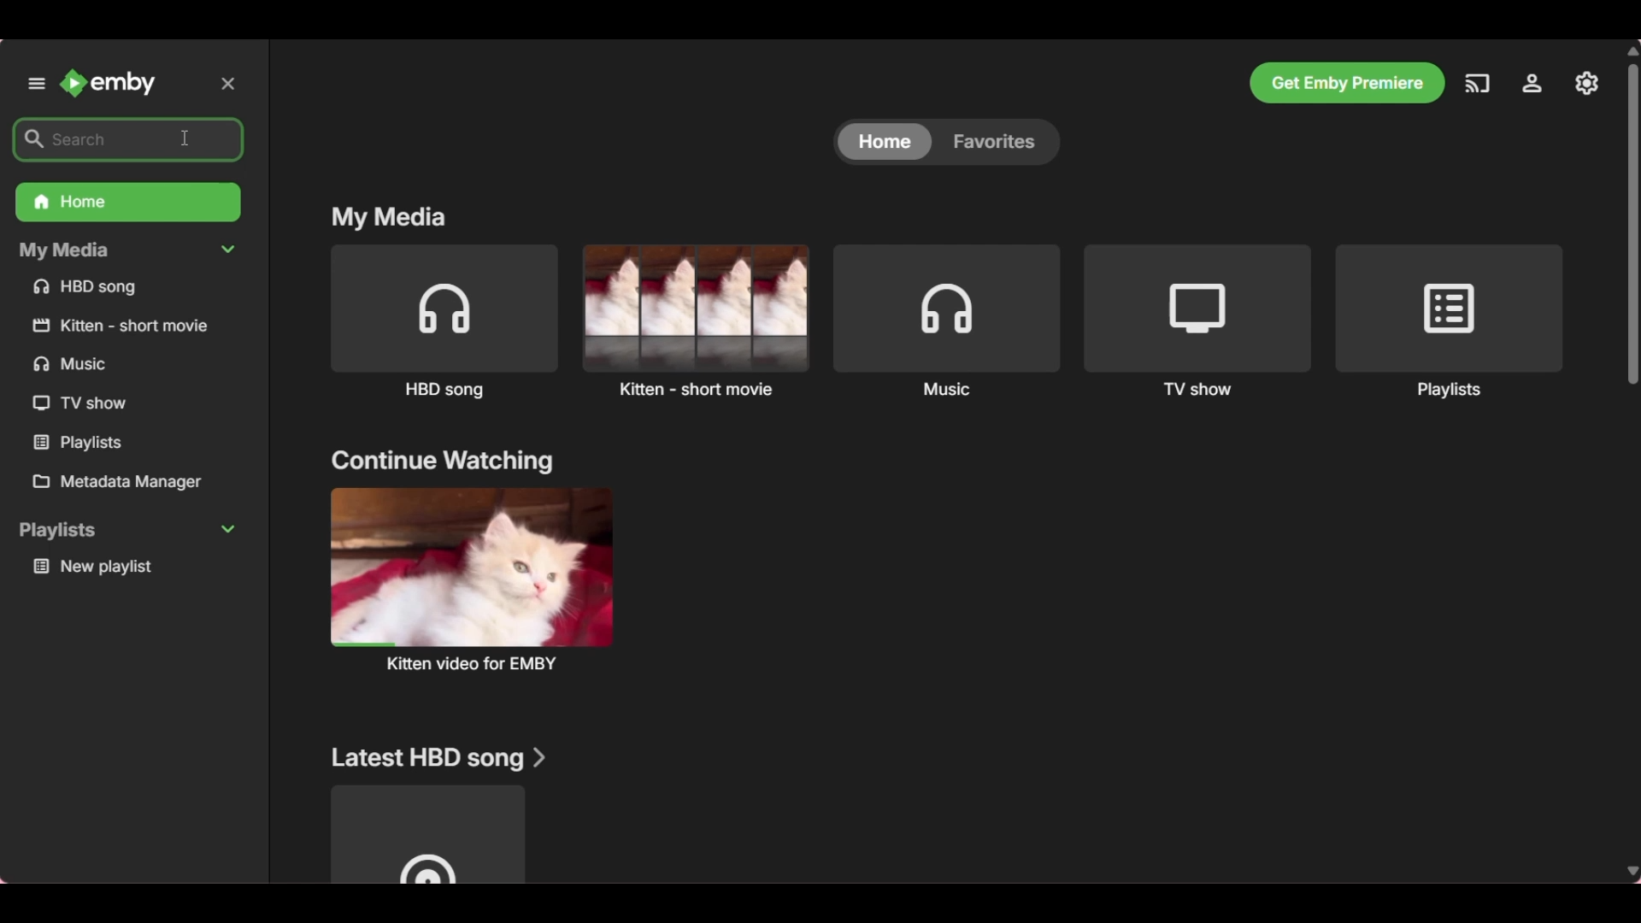 The image size is (1641, 923). What do you see at coordinates (84, 443) in the screenshot?
I see `Playlists` at bounding box center [84, 443].